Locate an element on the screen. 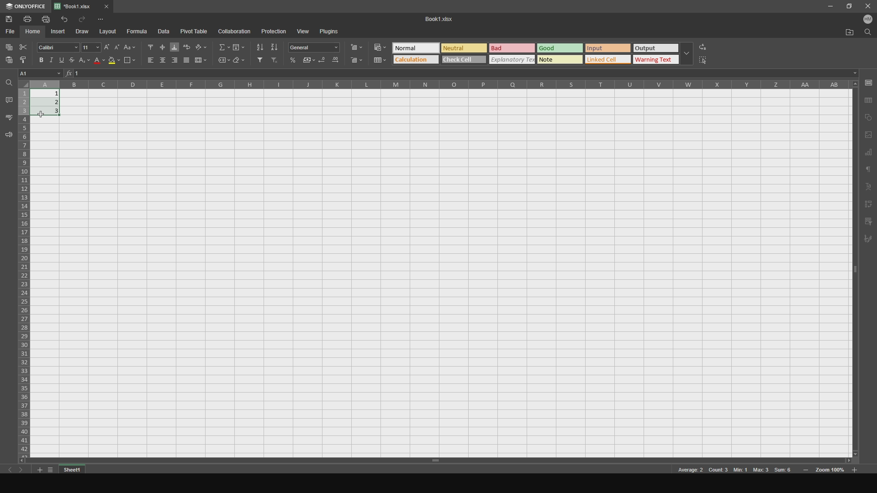 The width and height of the screenshot is (877, 493). cell functions is located at coordinates (463, 74).